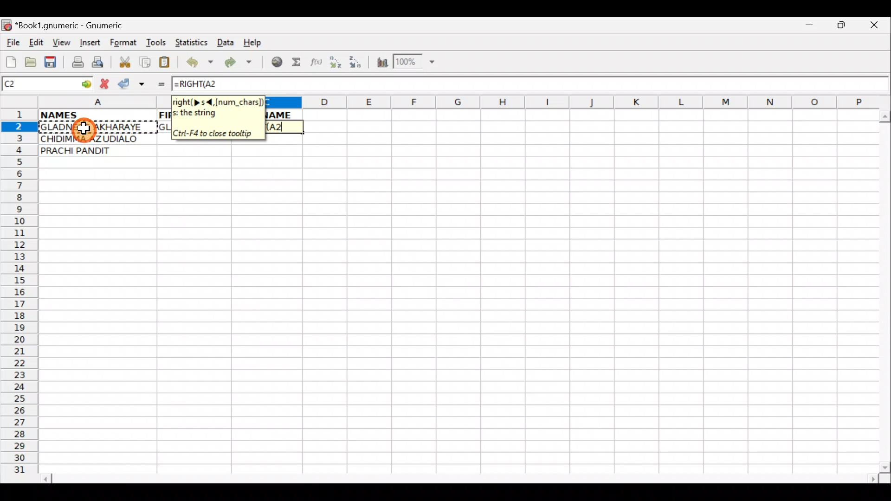 The width and height of the screenshot is (891, 501). What do you see at coordinates (157, 84) in the screenshot?
I see `Enter formula` at bounding box center [157, 84].